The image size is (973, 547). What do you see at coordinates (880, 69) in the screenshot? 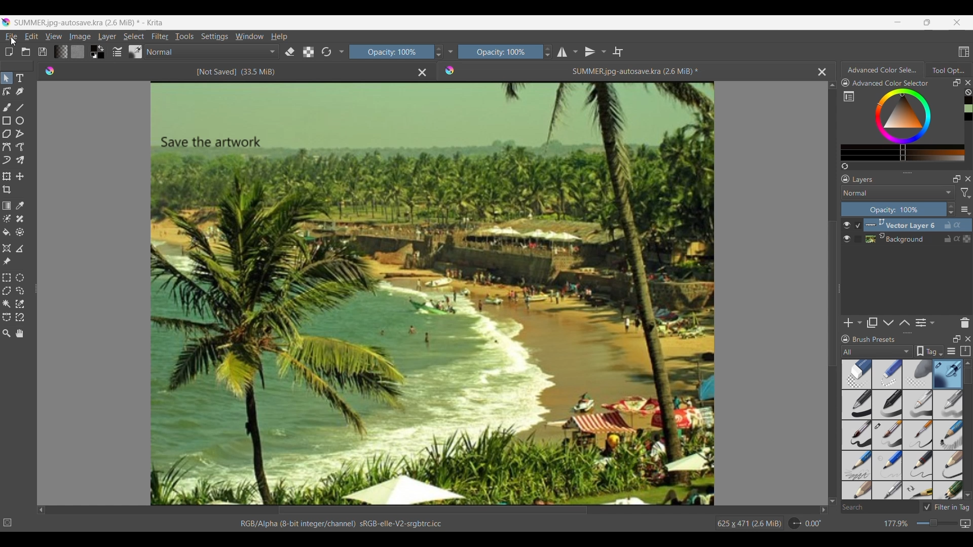
I see `Current tab` at bounding box center [880, 69].